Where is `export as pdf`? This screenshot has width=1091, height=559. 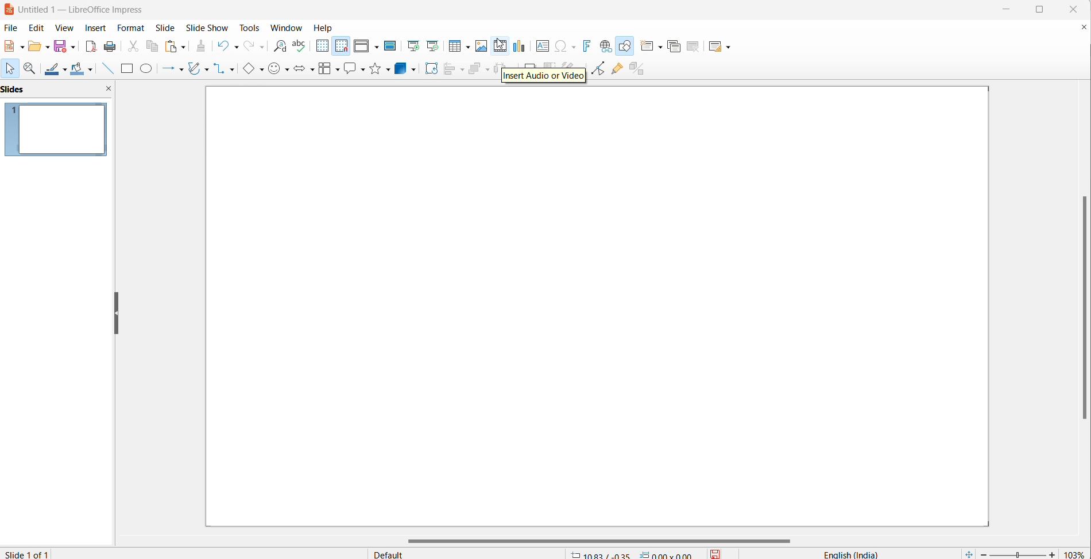 export as pdf is located at coordinates (90, 46).